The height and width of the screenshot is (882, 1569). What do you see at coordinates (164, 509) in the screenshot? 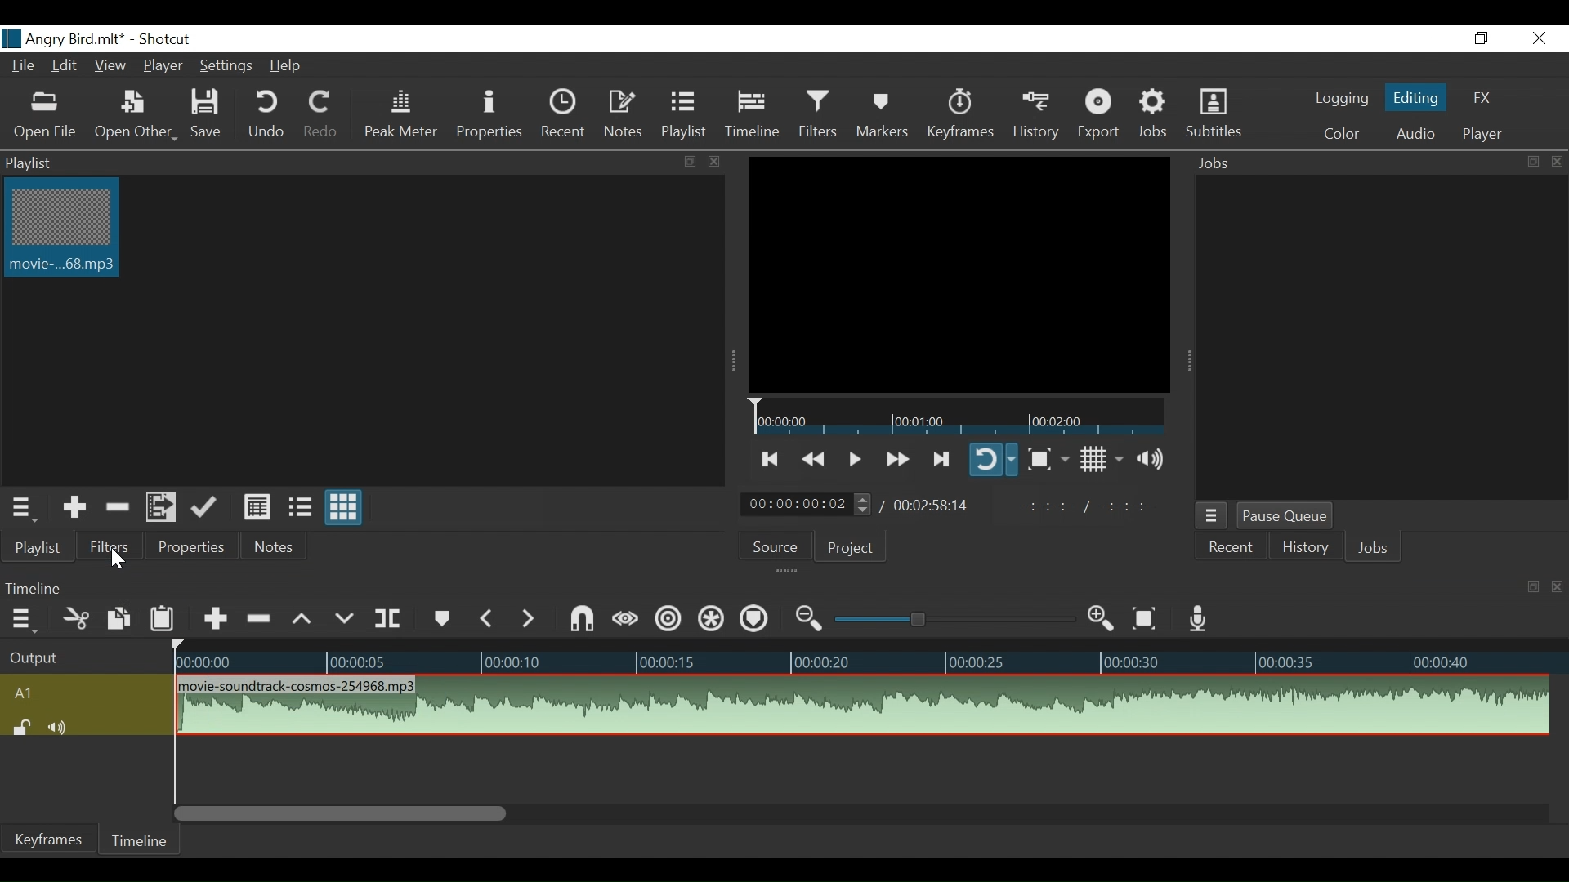
I see `Add file to the playlist` at bounding box center [164, 509].